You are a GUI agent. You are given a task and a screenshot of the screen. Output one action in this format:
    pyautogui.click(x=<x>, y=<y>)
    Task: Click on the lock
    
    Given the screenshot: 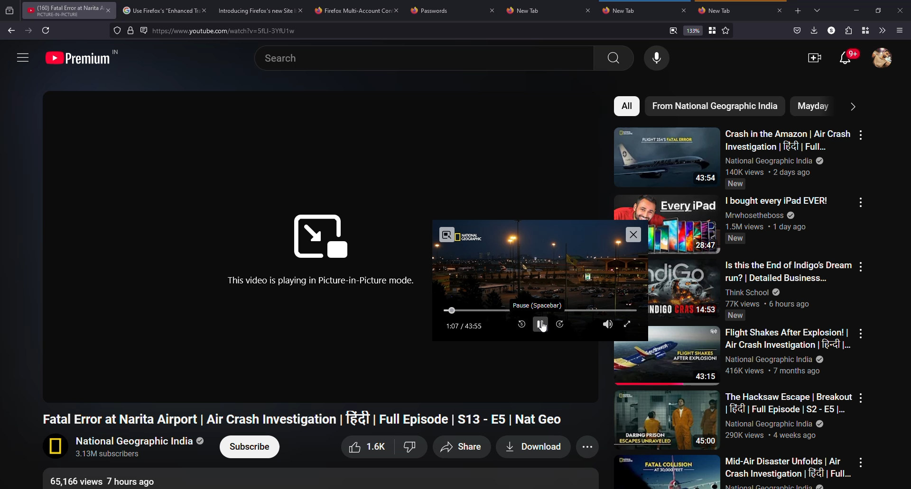 What is the action you would take?
    pyautogui.click(x=131, y=30)
    